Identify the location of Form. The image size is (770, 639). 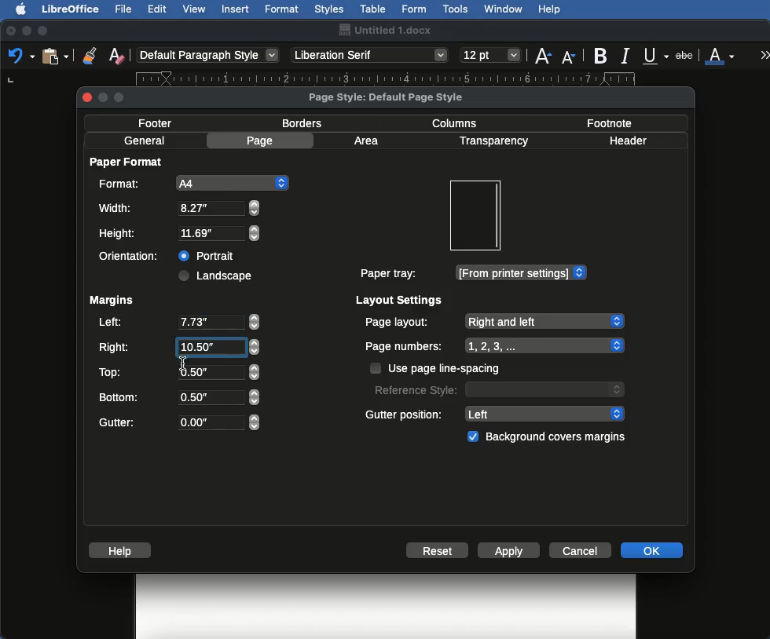
(414, 9).